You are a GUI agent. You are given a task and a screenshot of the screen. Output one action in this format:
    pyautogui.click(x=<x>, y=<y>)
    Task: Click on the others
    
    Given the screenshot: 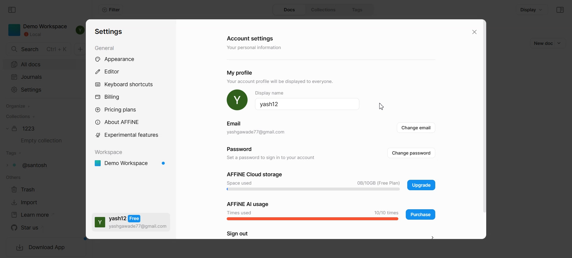 What is the action you would take?
    pyautogui.click(x=13, y=177)
    